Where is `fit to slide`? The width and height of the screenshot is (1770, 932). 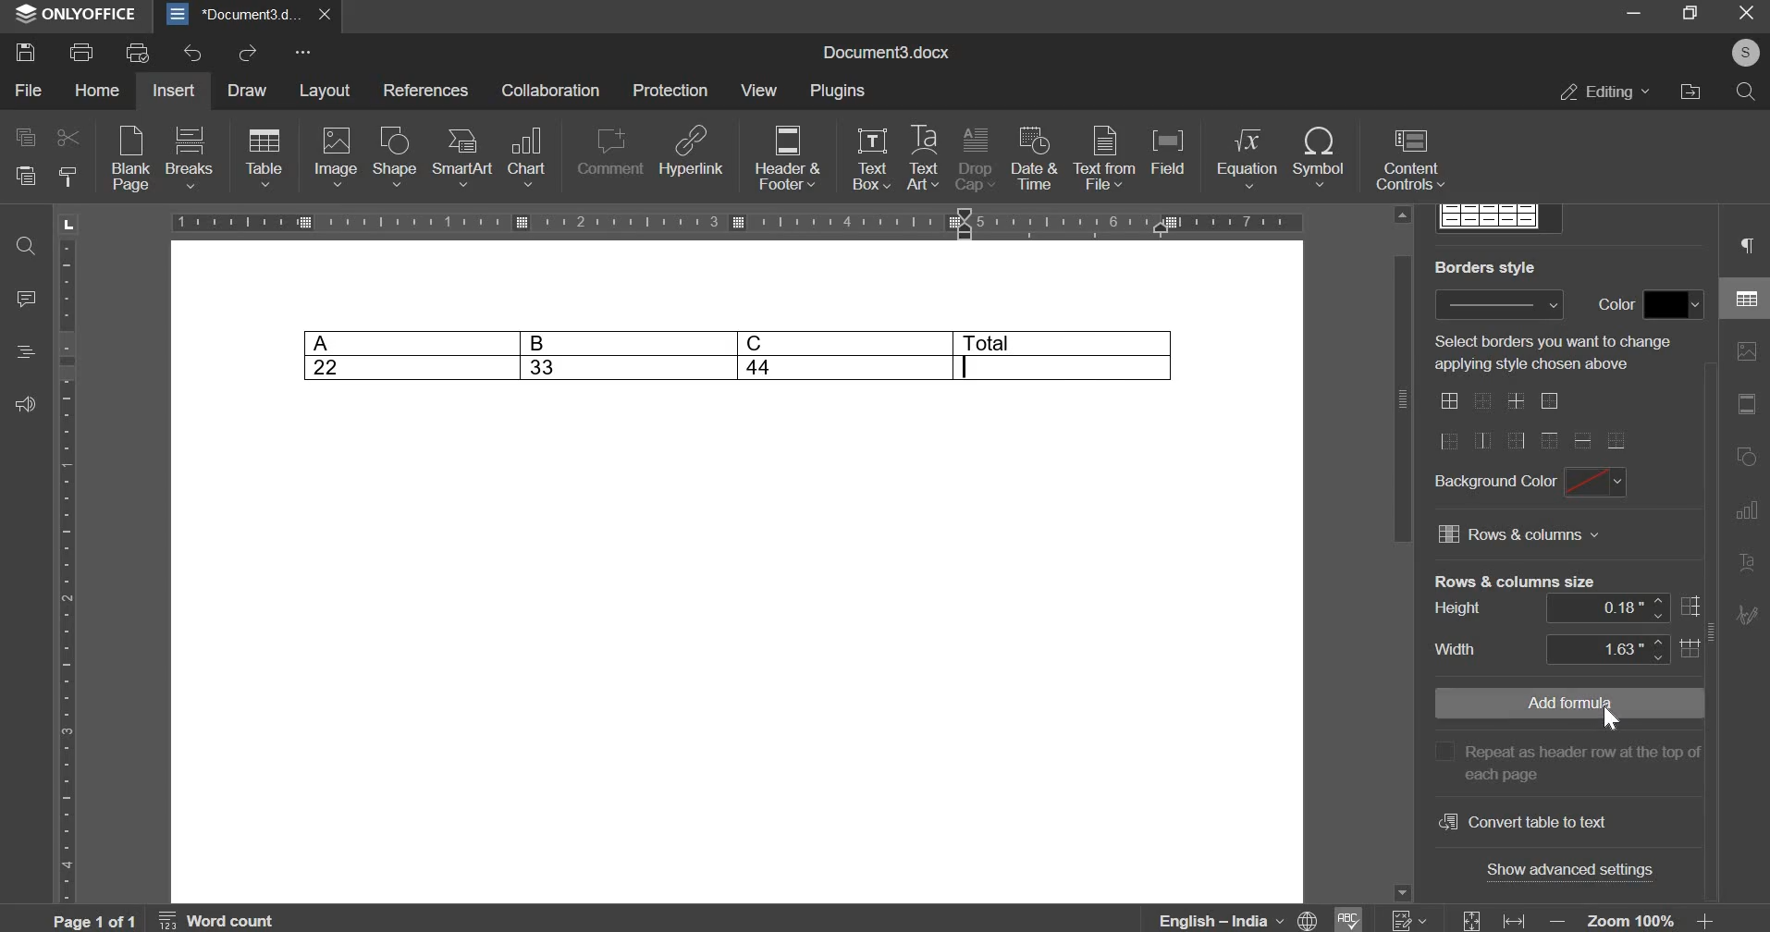 fit to slide is located at coordinates (1471, 920).